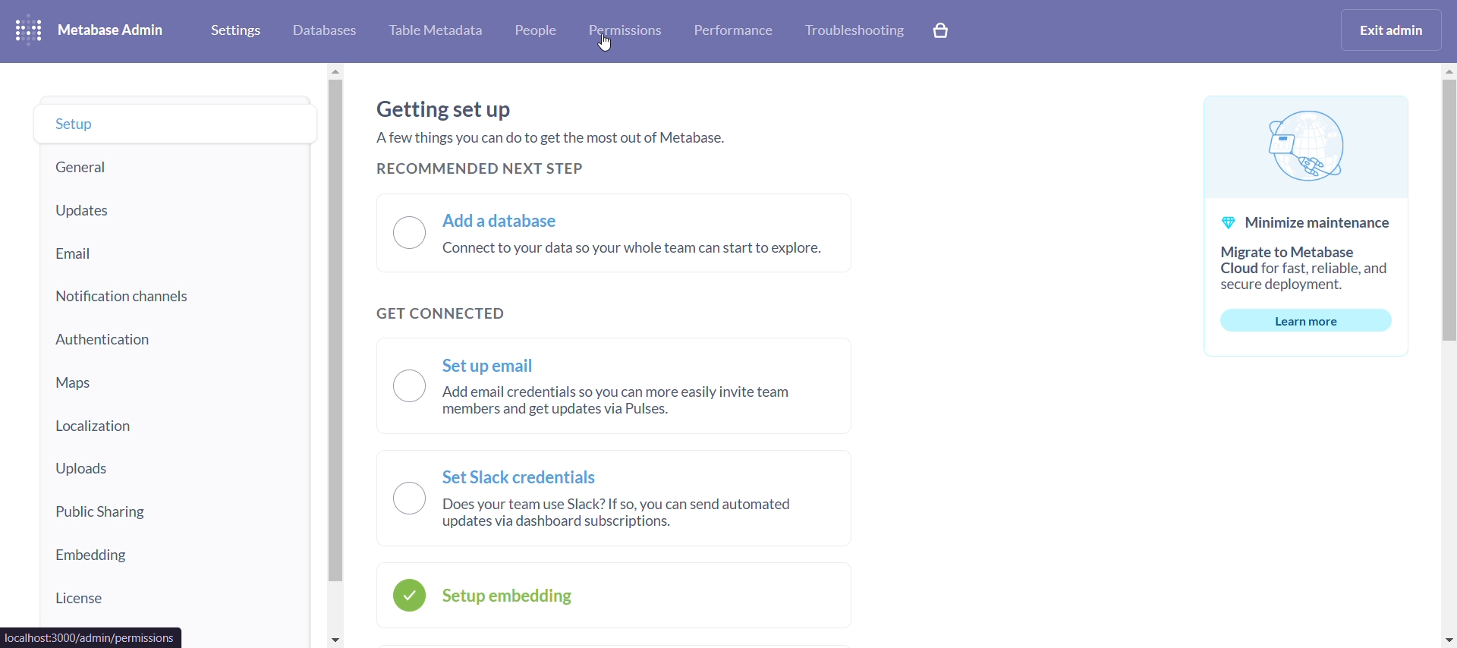  What do you see at coordinates (562, 140) in the screenshot?
I see `a few things you can do to get the most out of metabase.` at bounding box center [562, 140].